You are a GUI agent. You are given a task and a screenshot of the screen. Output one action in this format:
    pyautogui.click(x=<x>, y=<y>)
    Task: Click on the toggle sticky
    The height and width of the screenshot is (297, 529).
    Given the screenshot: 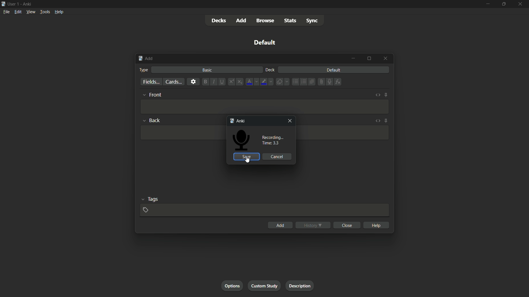 What is the action you would take?
    pyautogui.click(x=386, y=95)
    